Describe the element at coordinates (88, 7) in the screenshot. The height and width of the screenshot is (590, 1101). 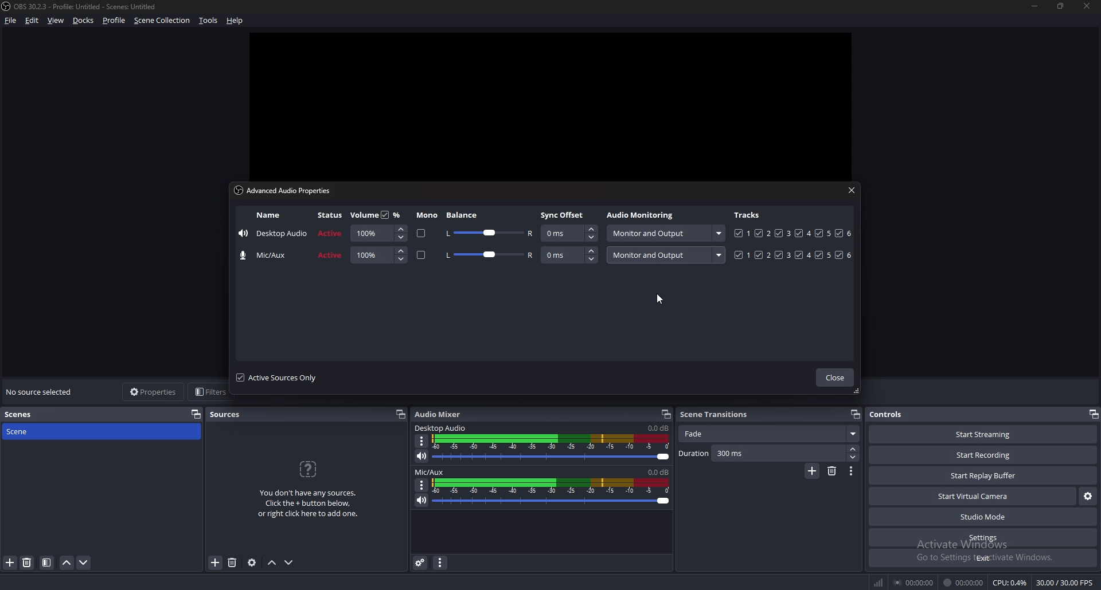
I see `‘OBS 30.2.3 - Profile: Untitled - Scenes: Untitled` at that location.